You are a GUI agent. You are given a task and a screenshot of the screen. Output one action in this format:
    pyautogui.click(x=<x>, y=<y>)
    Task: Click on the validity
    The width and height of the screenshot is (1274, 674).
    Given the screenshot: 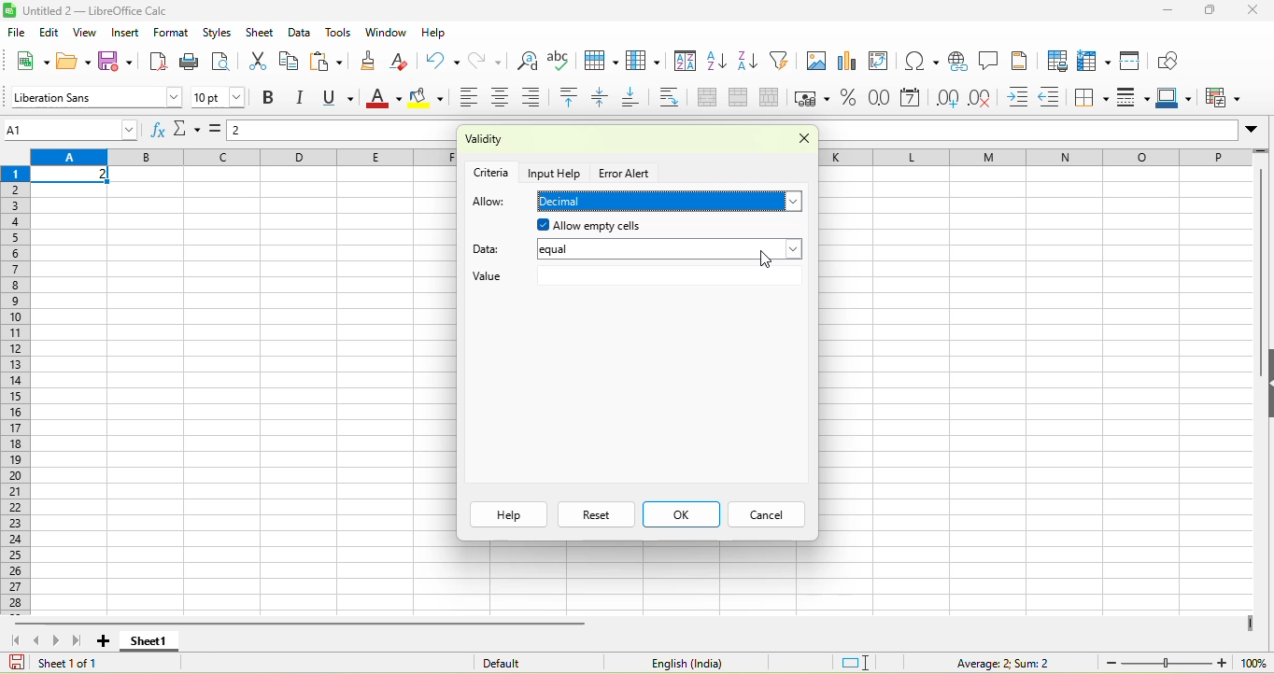 What is the action you would take?
    pyautogui.click(x=534, y=141)
    